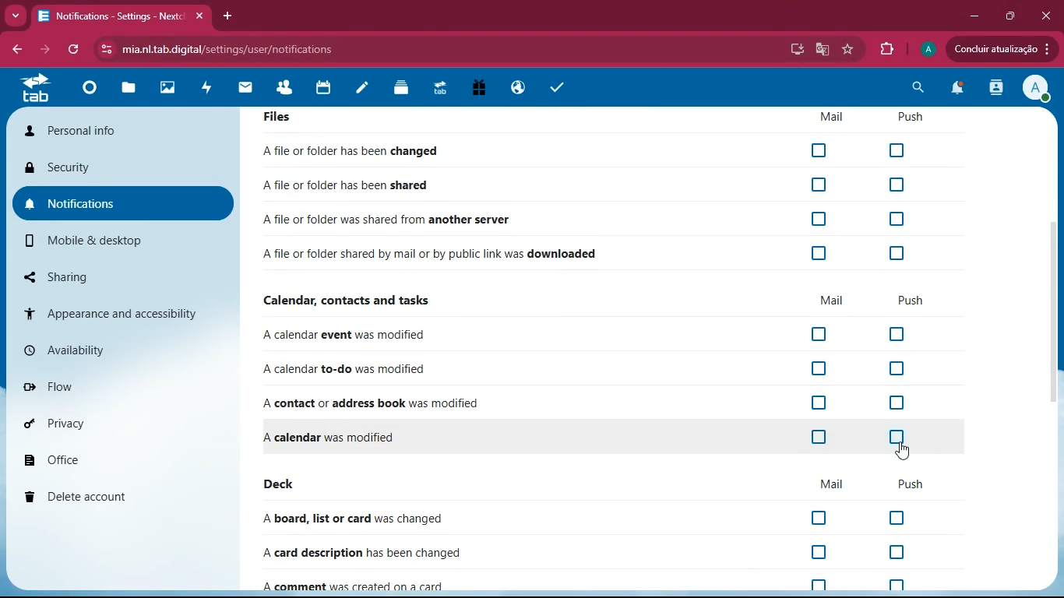 The height and width of the screenshot is (598, 1064). Describe the element at coordinates (957, 90) in the screenshot. I see `notifications` at that location.